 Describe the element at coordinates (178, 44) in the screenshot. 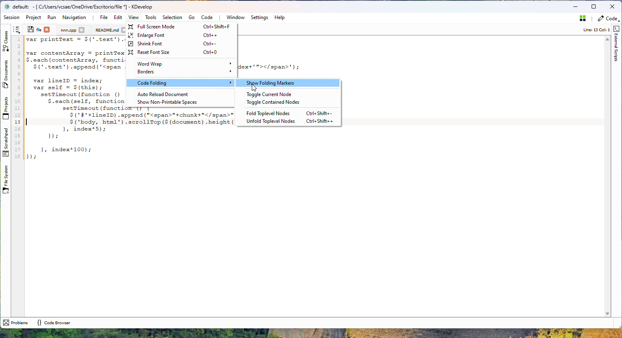

I see `Shrink Font` at that location.